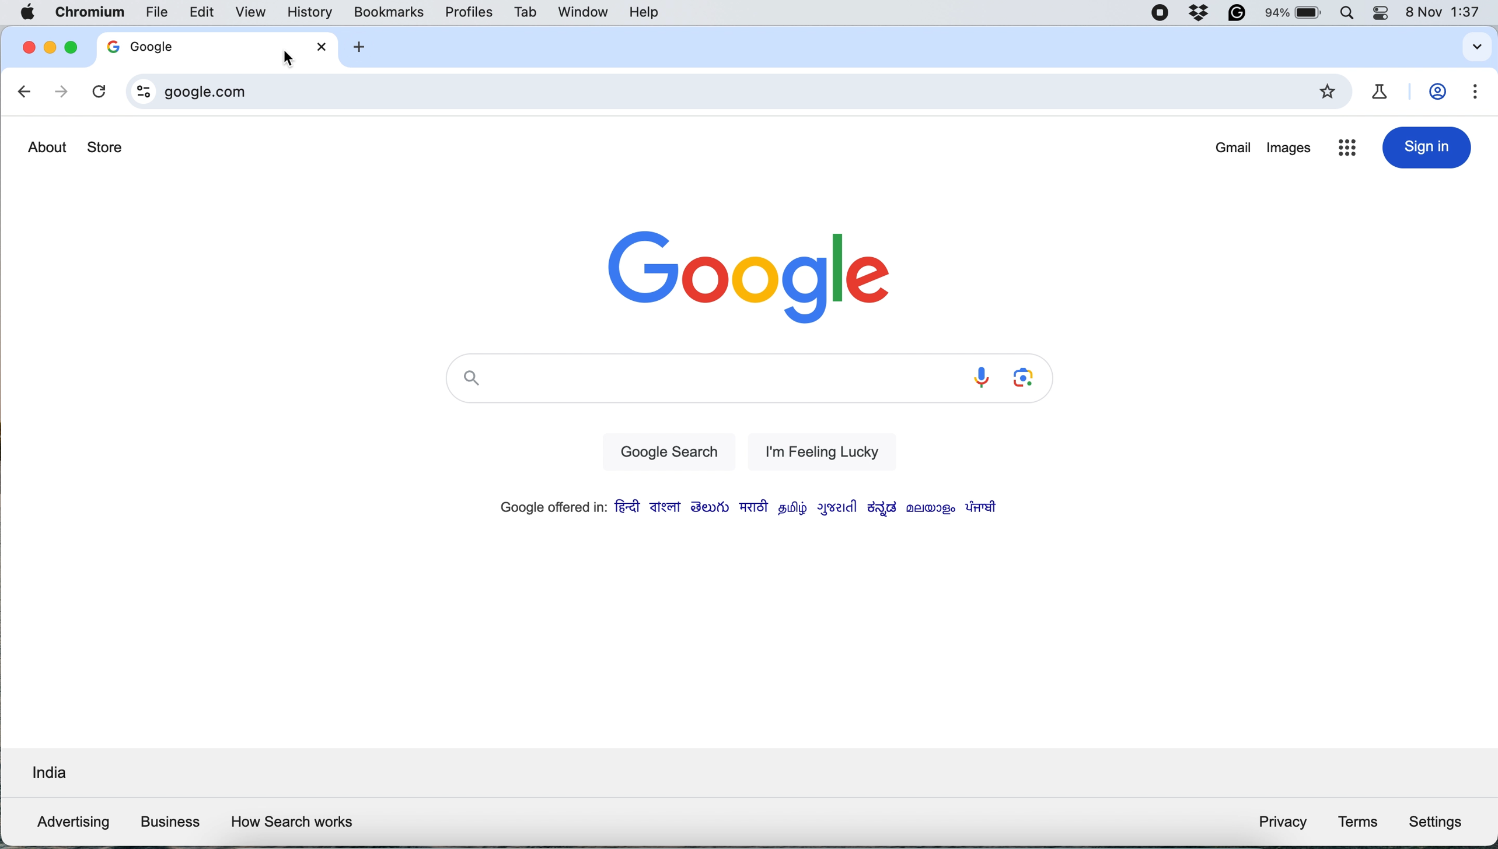  Describe the element at coordinates (665, 453) in the screenshot. I see `google search` at that location.